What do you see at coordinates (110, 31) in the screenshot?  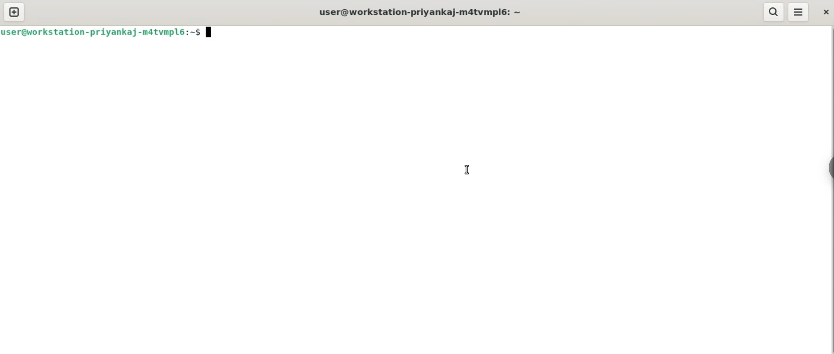 I see ` user@workstation-priyanka-m4tvmpl6:~$` at bounding box center [110, 31].